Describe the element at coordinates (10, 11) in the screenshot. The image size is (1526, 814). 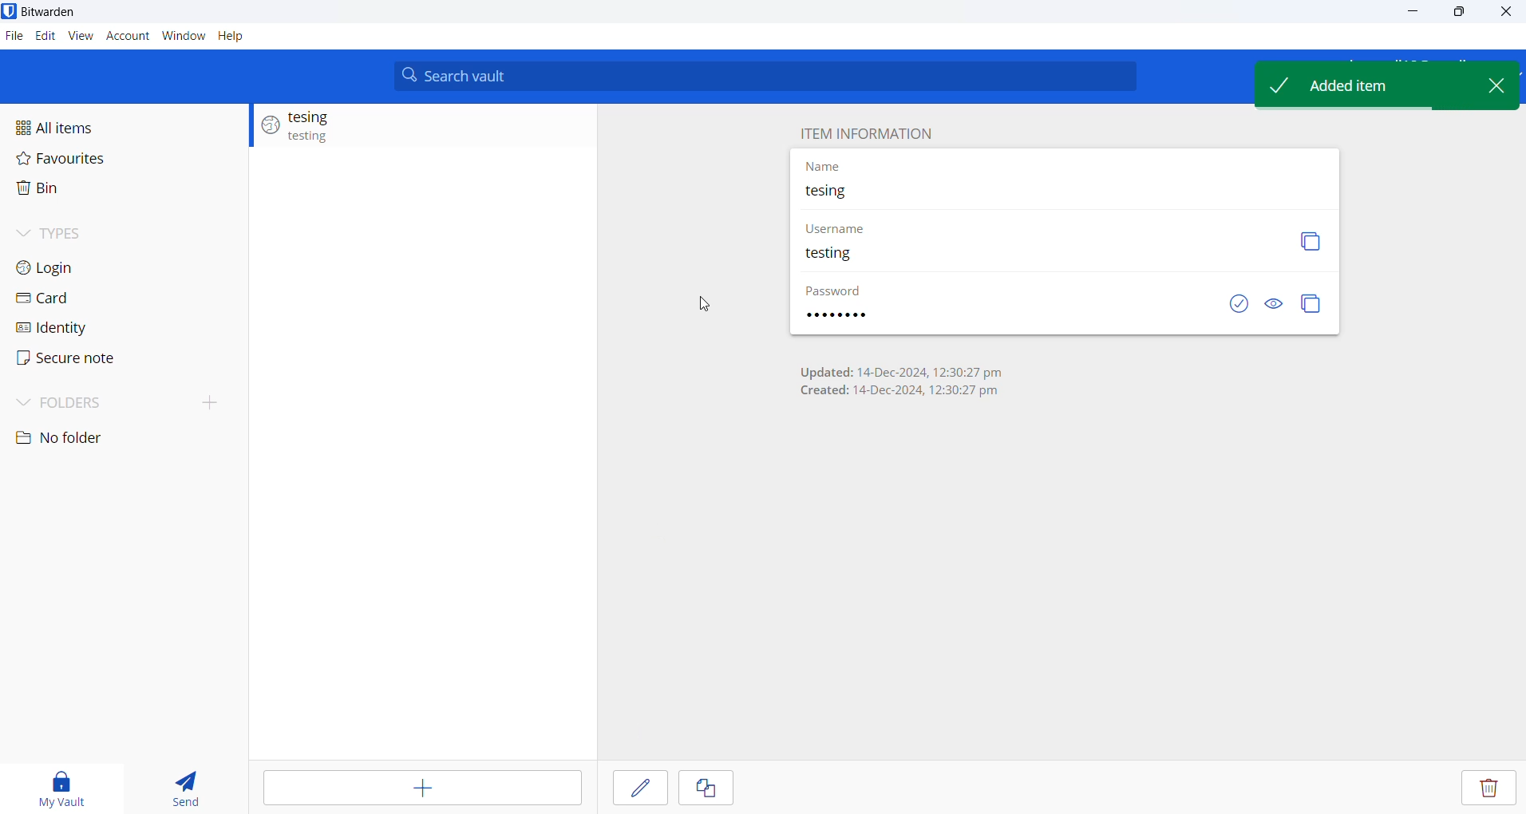
I see `application logo` at that location.